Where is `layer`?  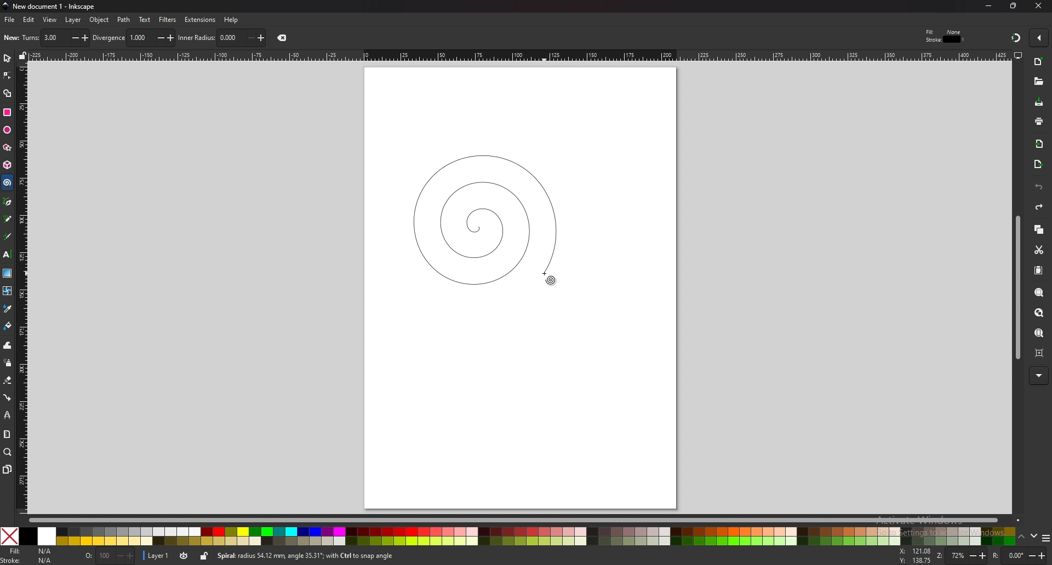
layer is located at coordinates (73, 19).